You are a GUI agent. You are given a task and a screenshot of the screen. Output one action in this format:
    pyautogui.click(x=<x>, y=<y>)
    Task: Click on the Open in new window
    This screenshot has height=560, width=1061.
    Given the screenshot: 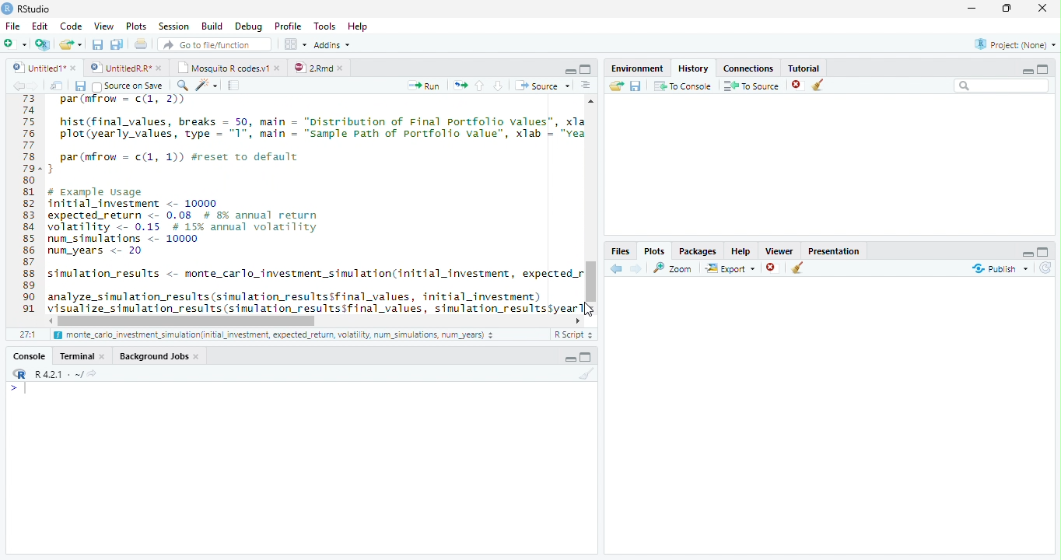 What is the action you would take?
    pyautogui.click(x=57, y=86)
    